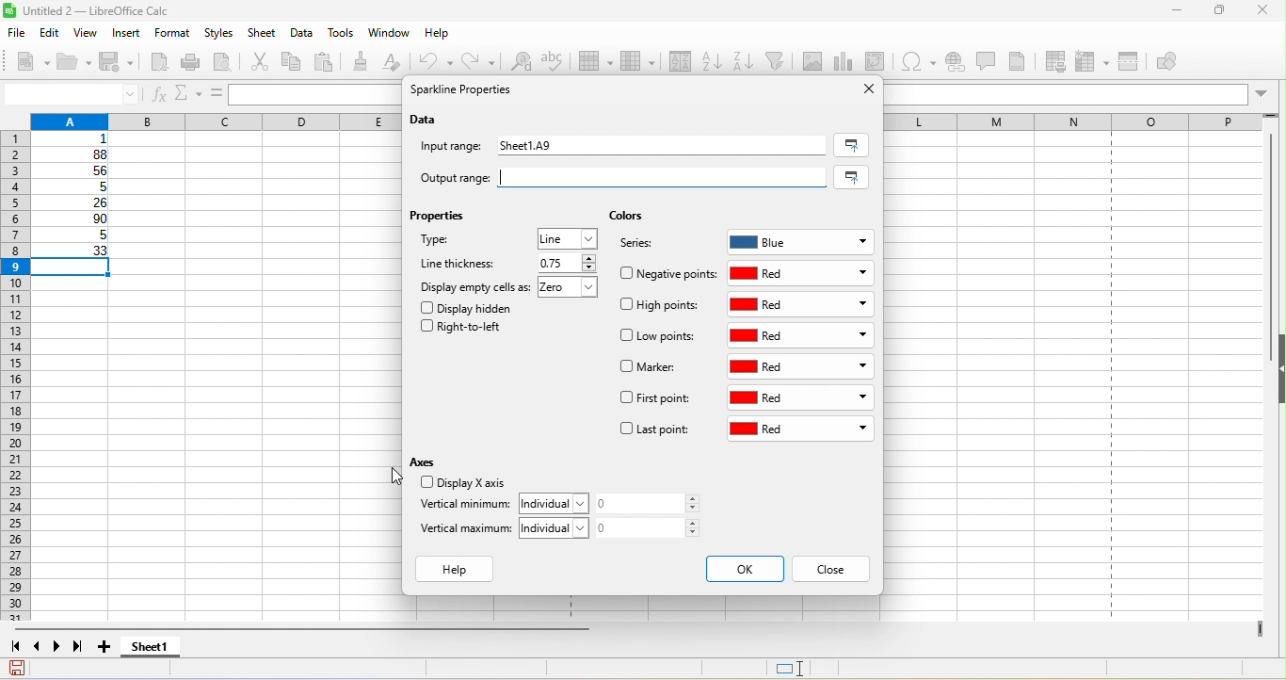 The image size is (1286, 680). I want to click on blue, so click(801, 239).